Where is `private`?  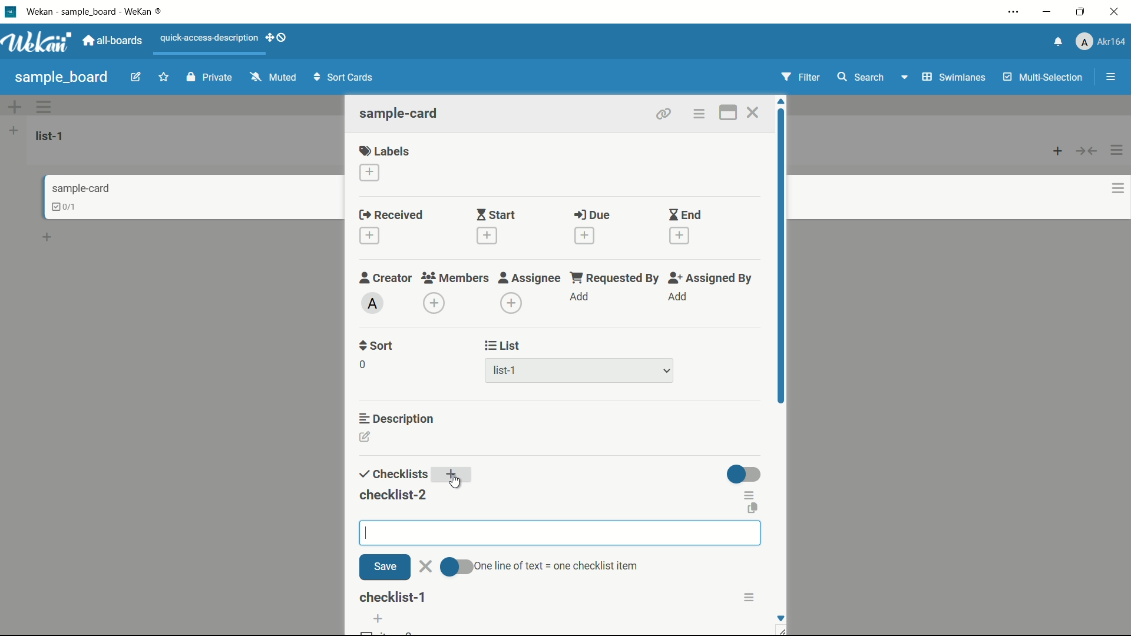 private is located at coordinates (210, 78).